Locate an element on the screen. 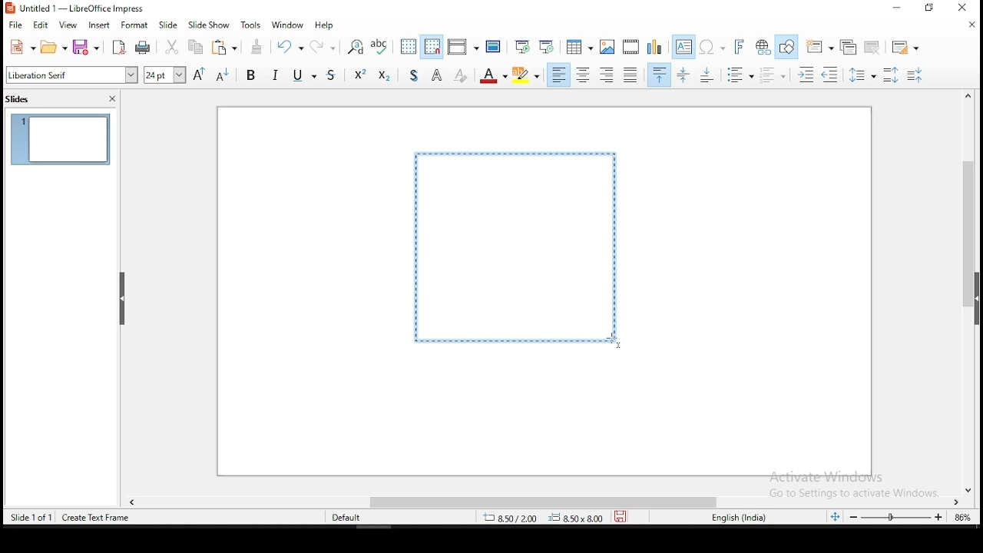 Image resolution: width=983 pixels, height=553 pixels. align top is located at coordinates (657, 76).